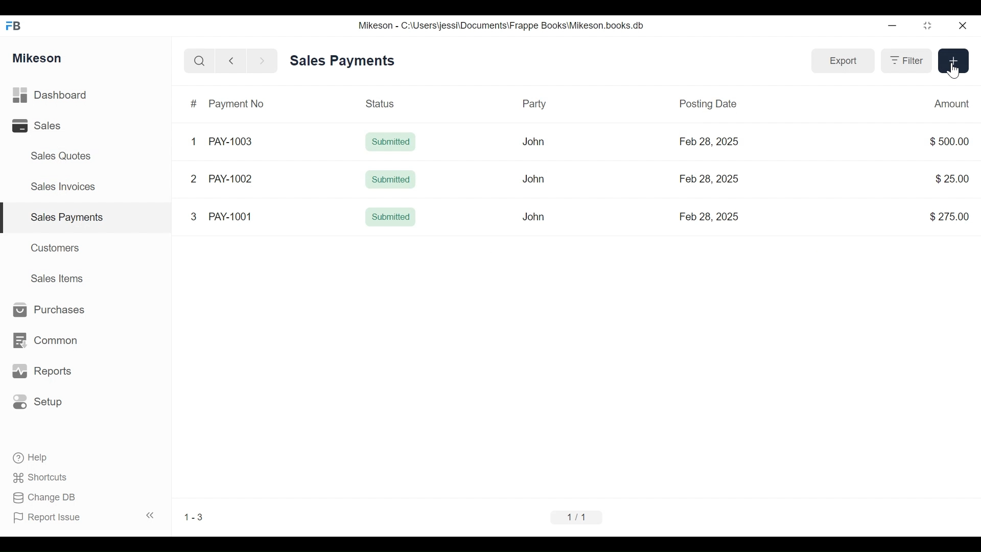  What do you see at coordinates (56, 156) in the screenshot?
I see `Sales Quotes` at bounding box center [56, 156].